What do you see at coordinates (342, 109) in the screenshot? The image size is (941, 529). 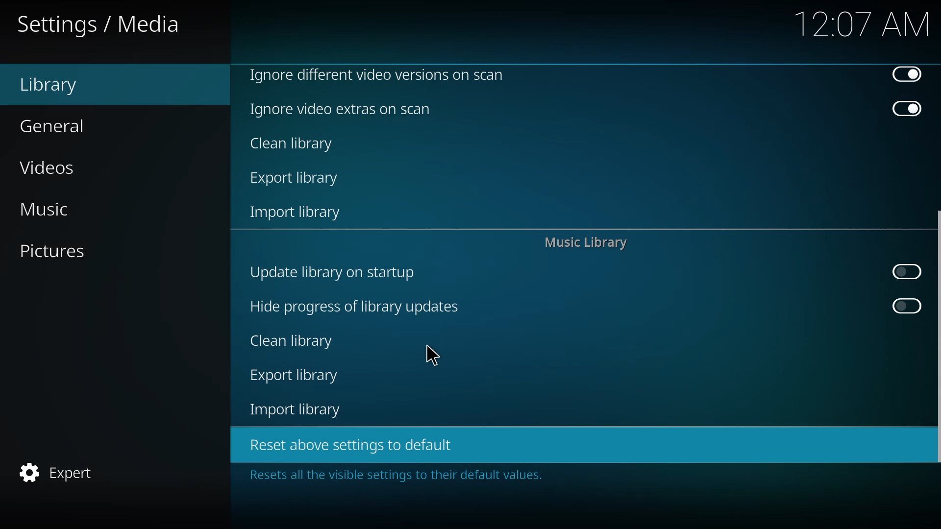 I see `ignore` at bounding box center [342, 109].